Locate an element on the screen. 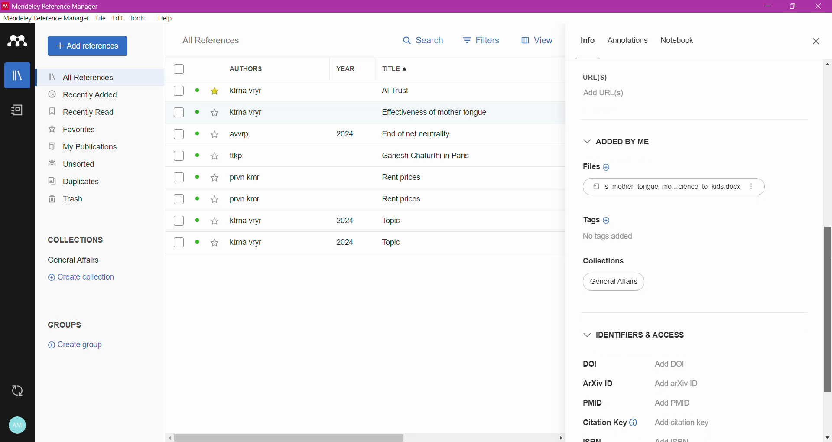 The image size is (832, 442). add citation key  is located at coordinates (683, 422).